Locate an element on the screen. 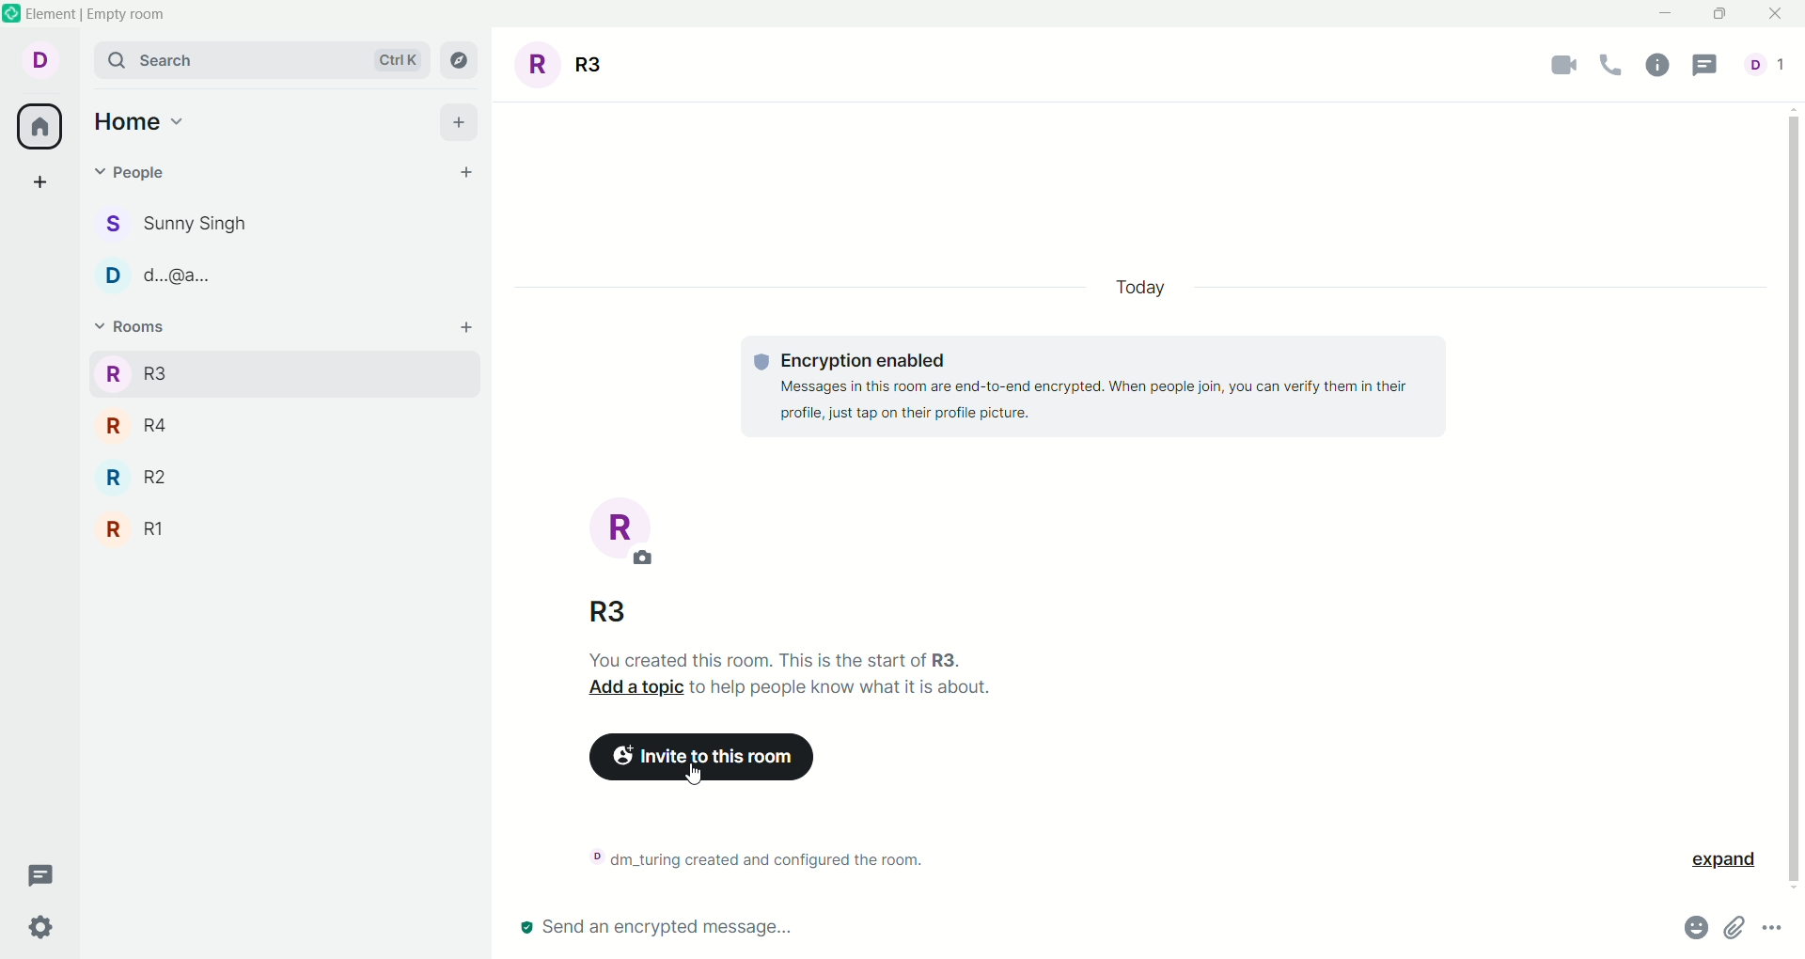 The width and height of the screenshot is (1805, 959). voice call is located at coordinates (1609, 67).